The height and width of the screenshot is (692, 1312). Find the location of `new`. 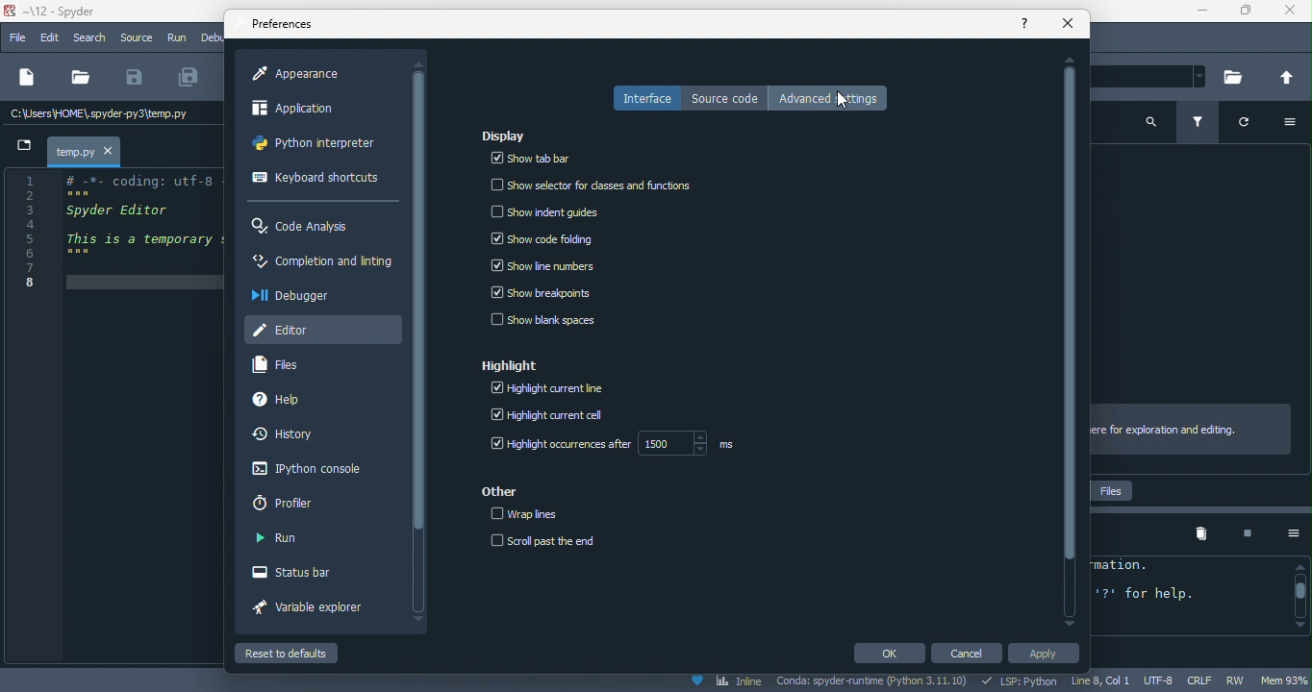

new is located at coordinates (25, 79).